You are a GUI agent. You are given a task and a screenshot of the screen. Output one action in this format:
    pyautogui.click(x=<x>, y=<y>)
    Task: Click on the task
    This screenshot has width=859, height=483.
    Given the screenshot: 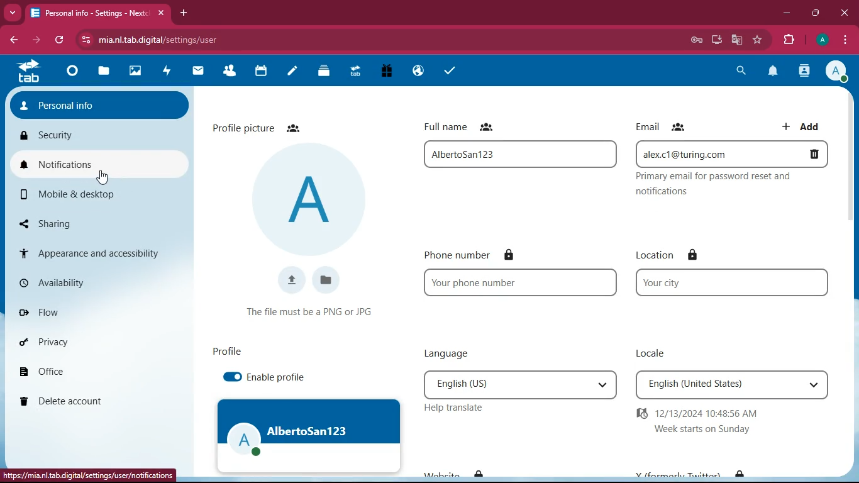 What is the action you would take?
    pyautogui.click(x=453, y=72)
    